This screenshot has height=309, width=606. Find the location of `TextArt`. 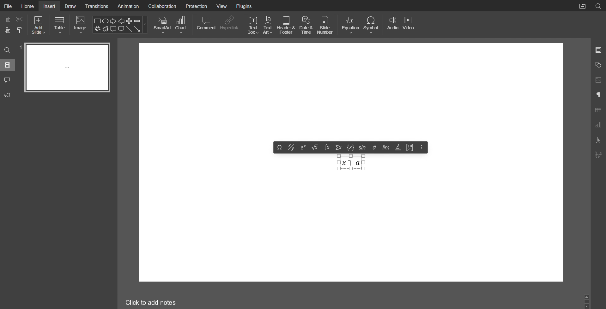

TextArt is located at coordinates (598, 139).